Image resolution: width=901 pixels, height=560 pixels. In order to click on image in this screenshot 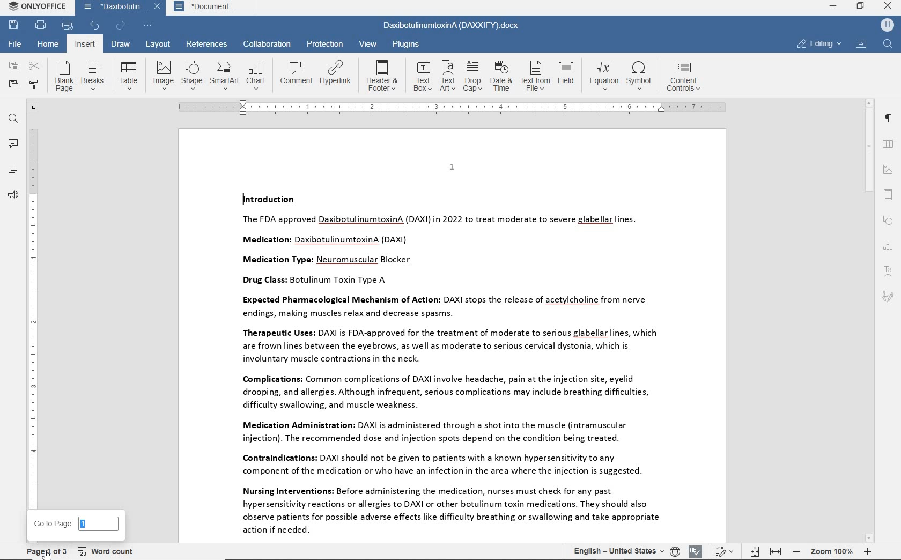, I will do `click(889, 169)`.